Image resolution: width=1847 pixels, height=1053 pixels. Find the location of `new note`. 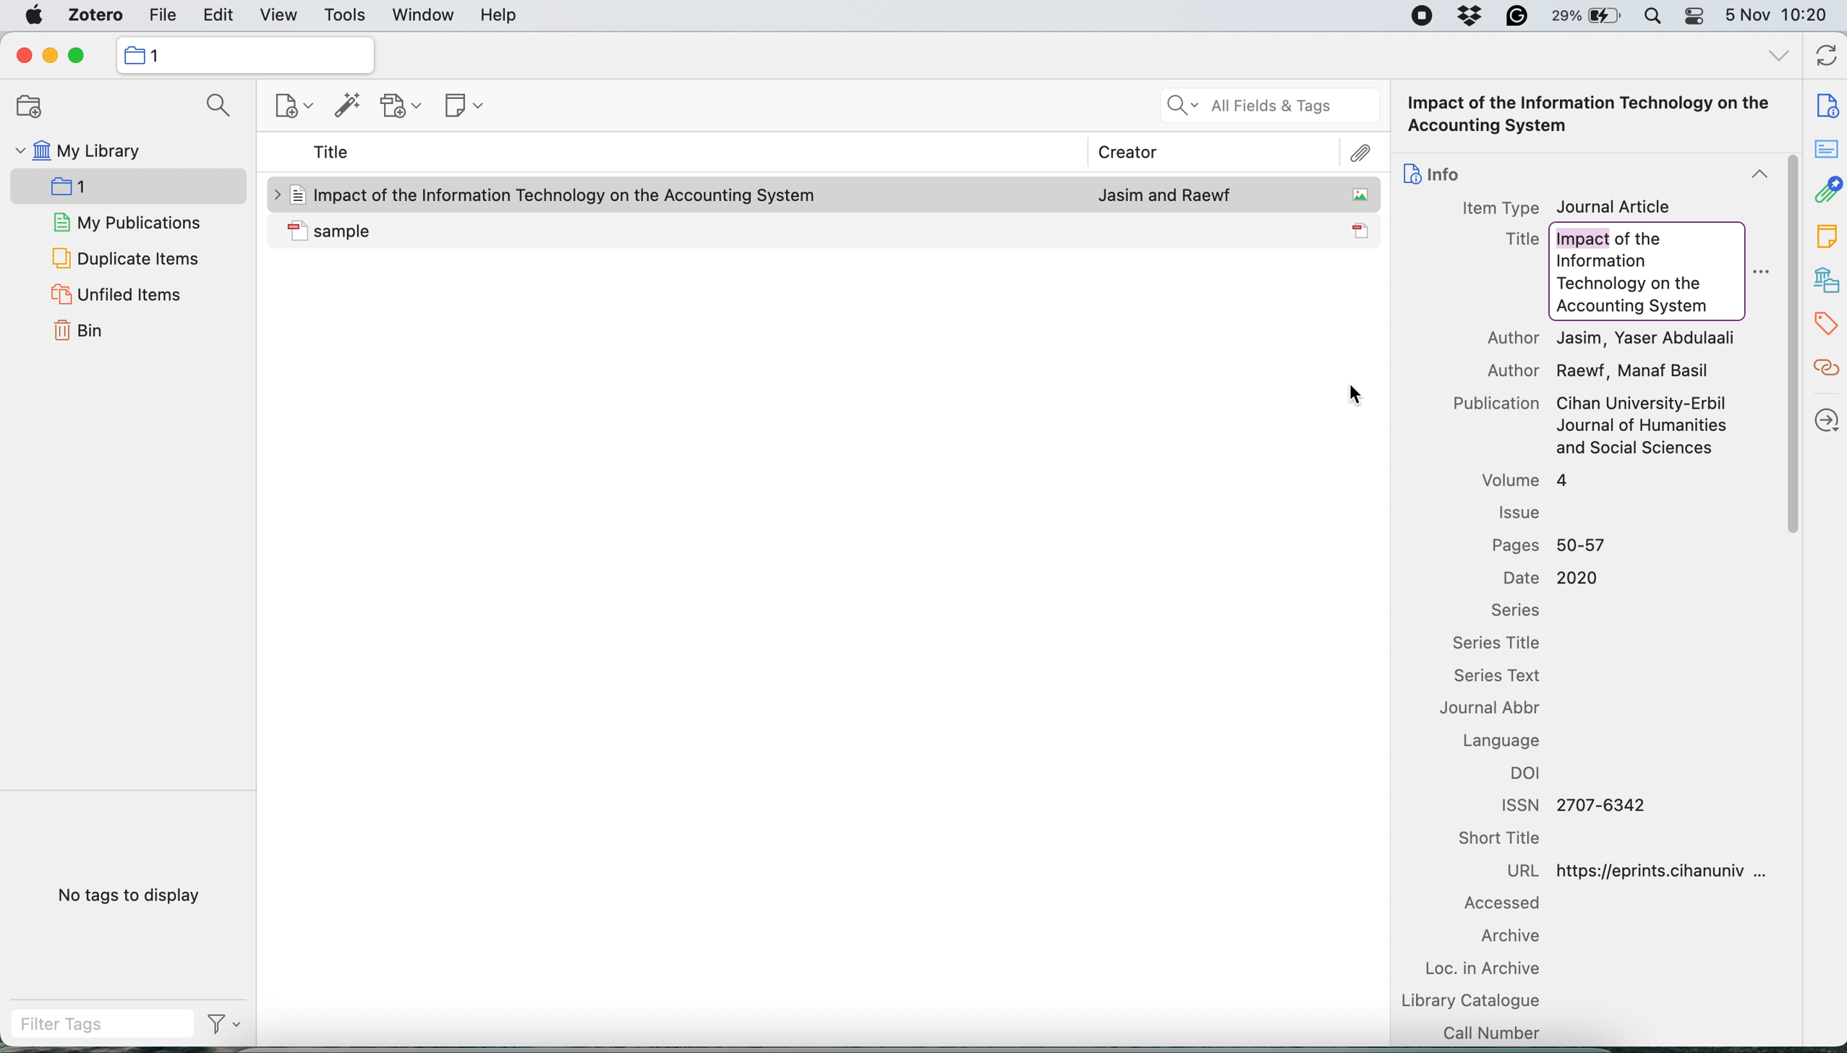

new note is located at coordinates (462, 107).